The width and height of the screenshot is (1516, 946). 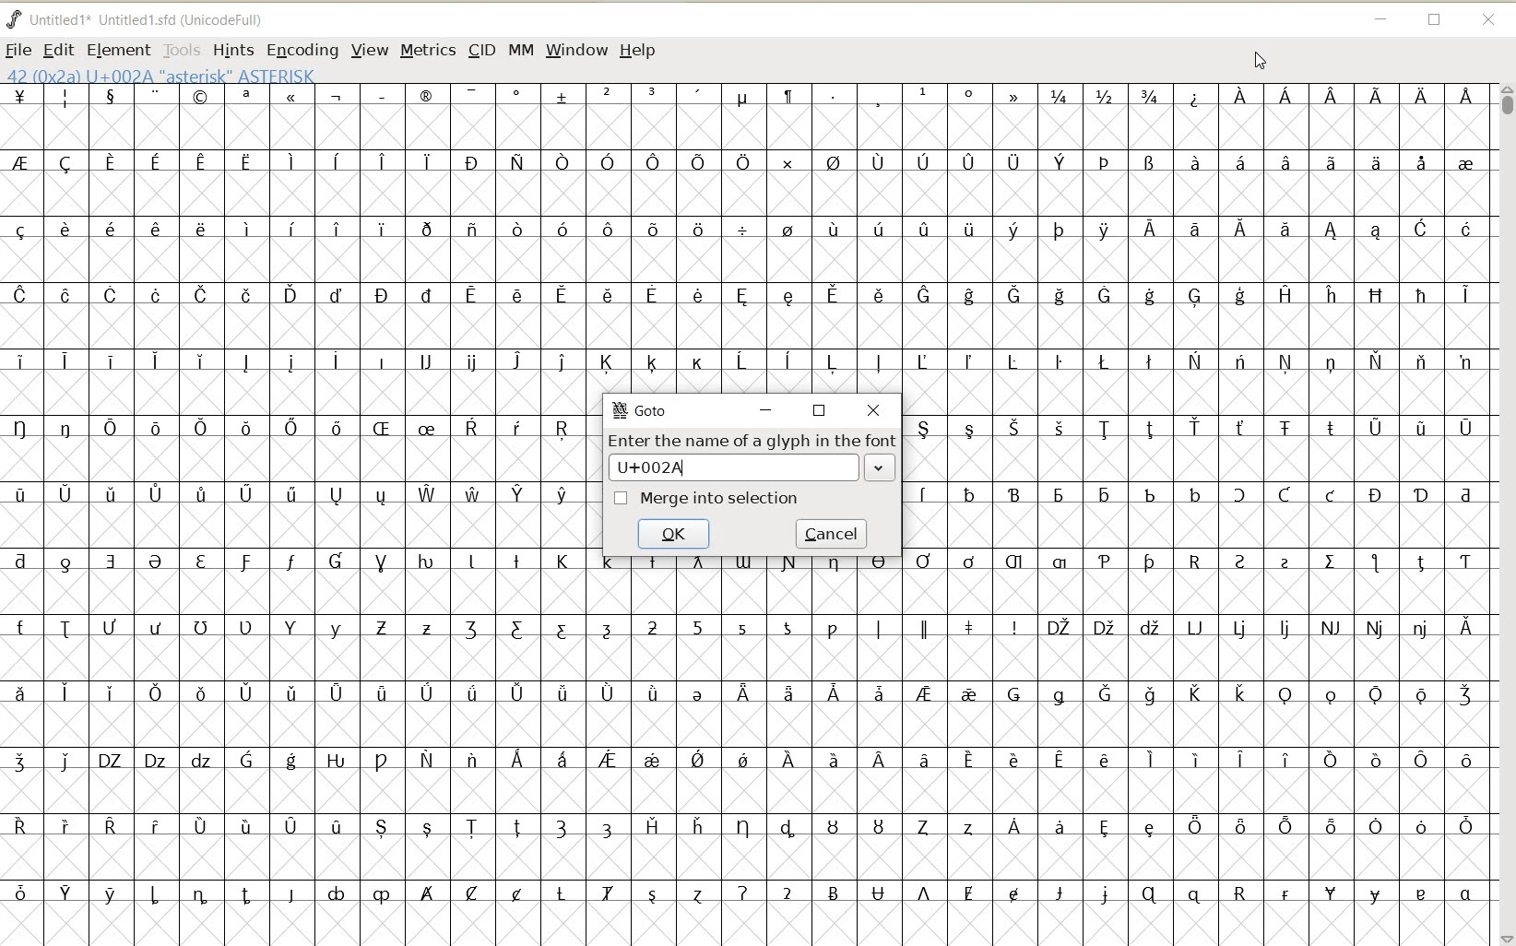 What do you see at coordinates (301, 668) in the screenshot?
I see `GLYPHY CHARACTERS & NUMBERS` at bounding box center [301, 668].